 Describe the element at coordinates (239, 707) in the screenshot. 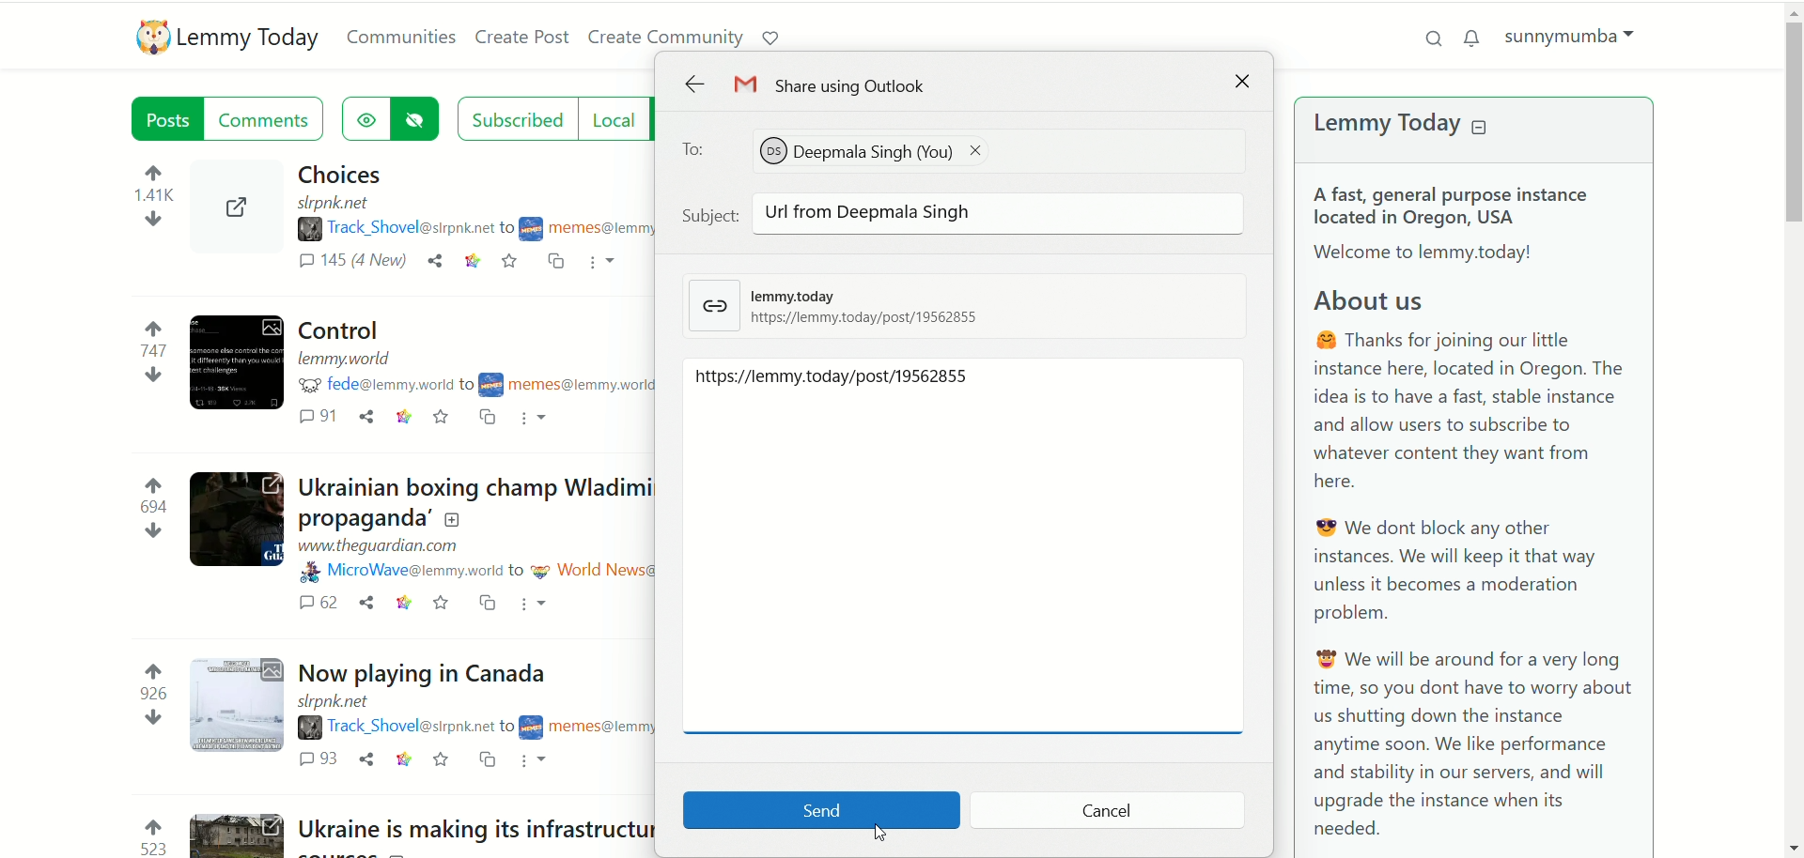

I see `Expand the post with the image` at that location.